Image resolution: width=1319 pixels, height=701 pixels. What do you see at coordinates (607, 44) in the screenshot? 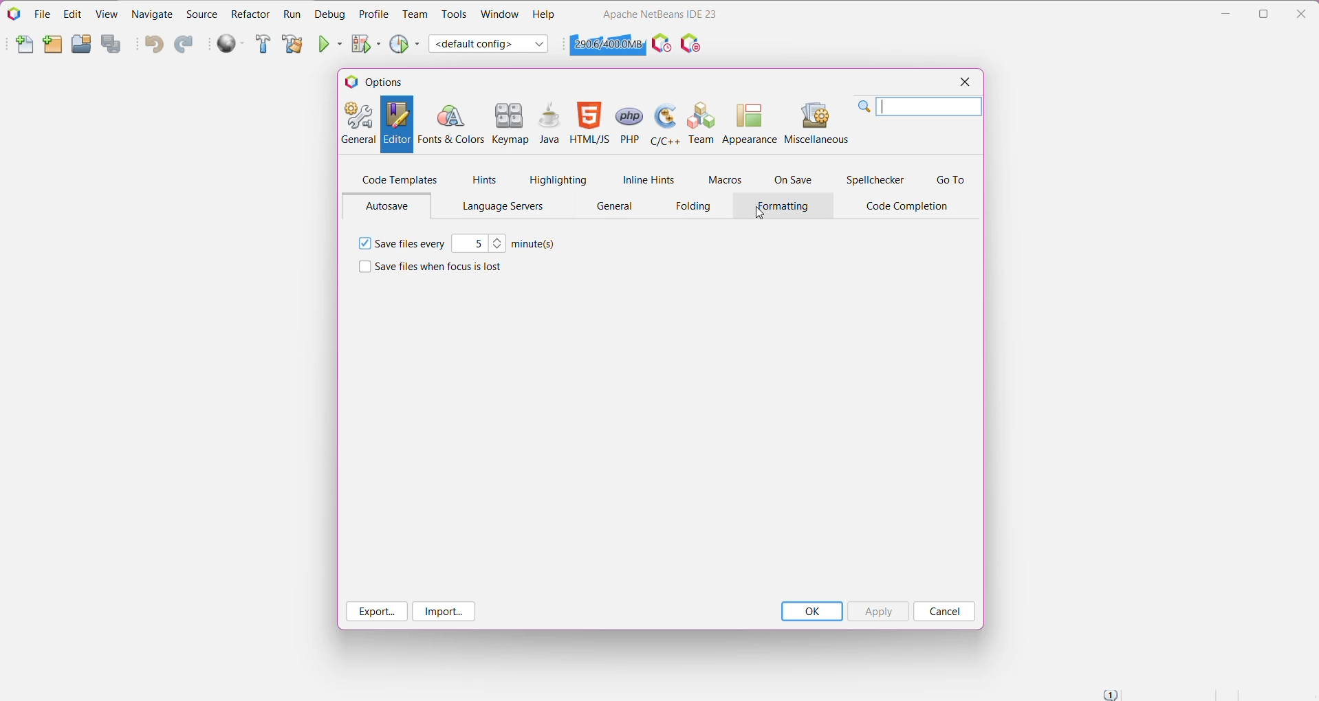
I see `Click to force garbage collection` at bounding box center [607, 44].